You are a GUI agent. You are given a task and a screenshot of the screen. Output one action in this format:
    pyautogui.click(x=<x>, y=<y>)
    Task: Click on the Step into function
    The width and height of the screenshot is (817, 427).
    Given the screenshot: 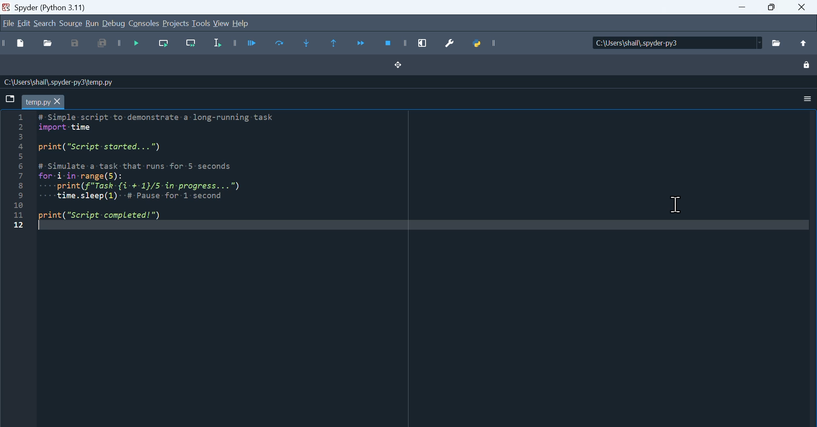 What is the action you would take?
    pyautogui.click(x=307, y=45)
    